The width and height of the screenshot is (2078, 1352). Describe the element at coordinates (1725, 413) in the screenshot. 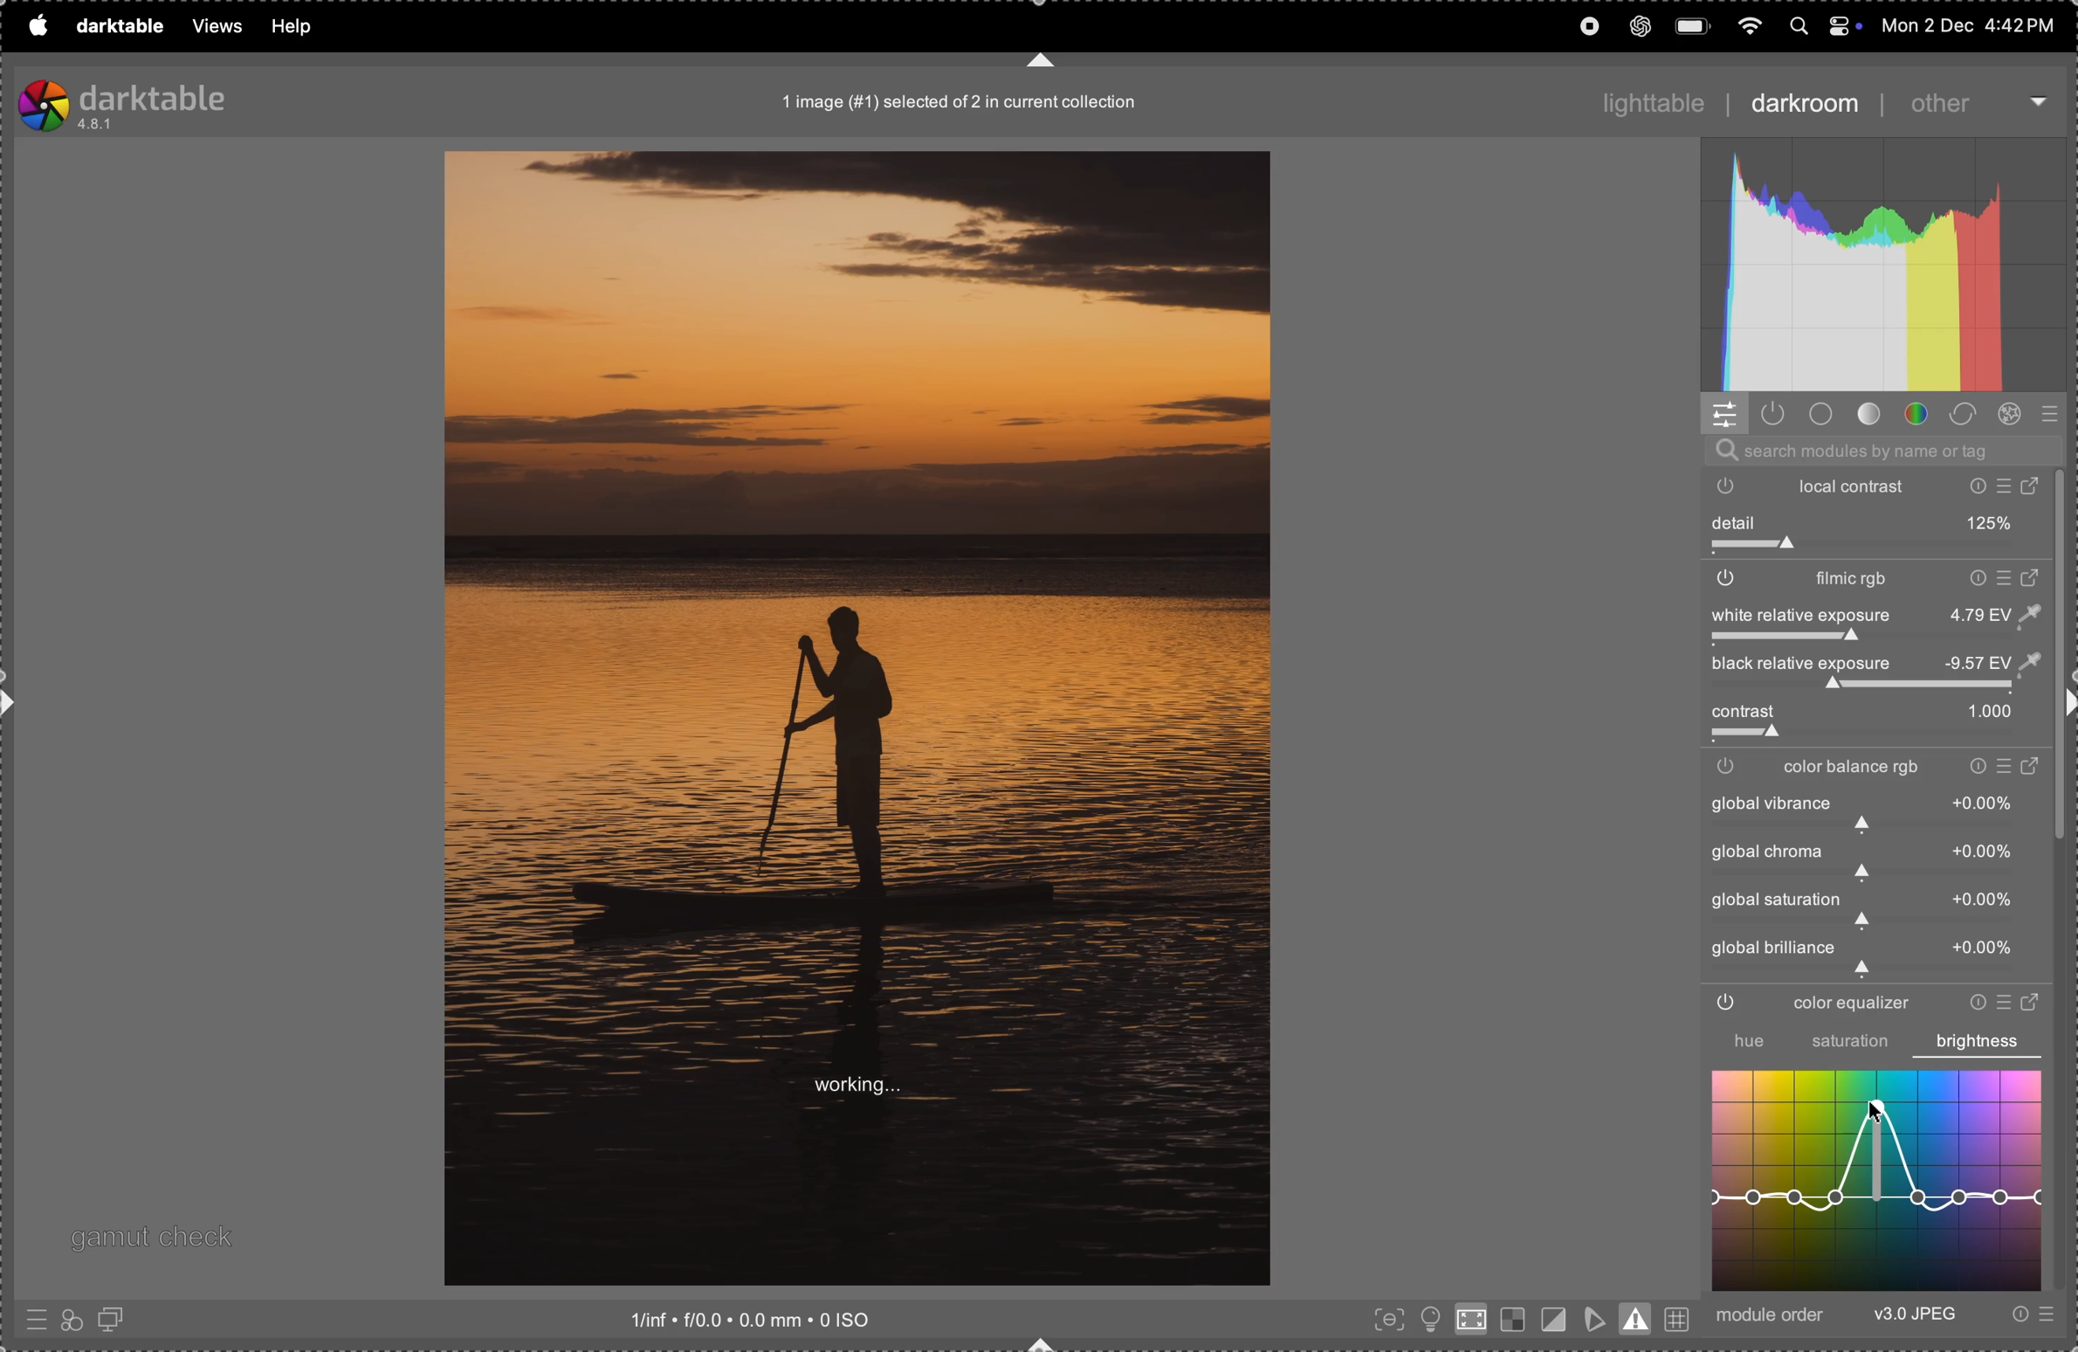

I see `quick access panel` at that location.